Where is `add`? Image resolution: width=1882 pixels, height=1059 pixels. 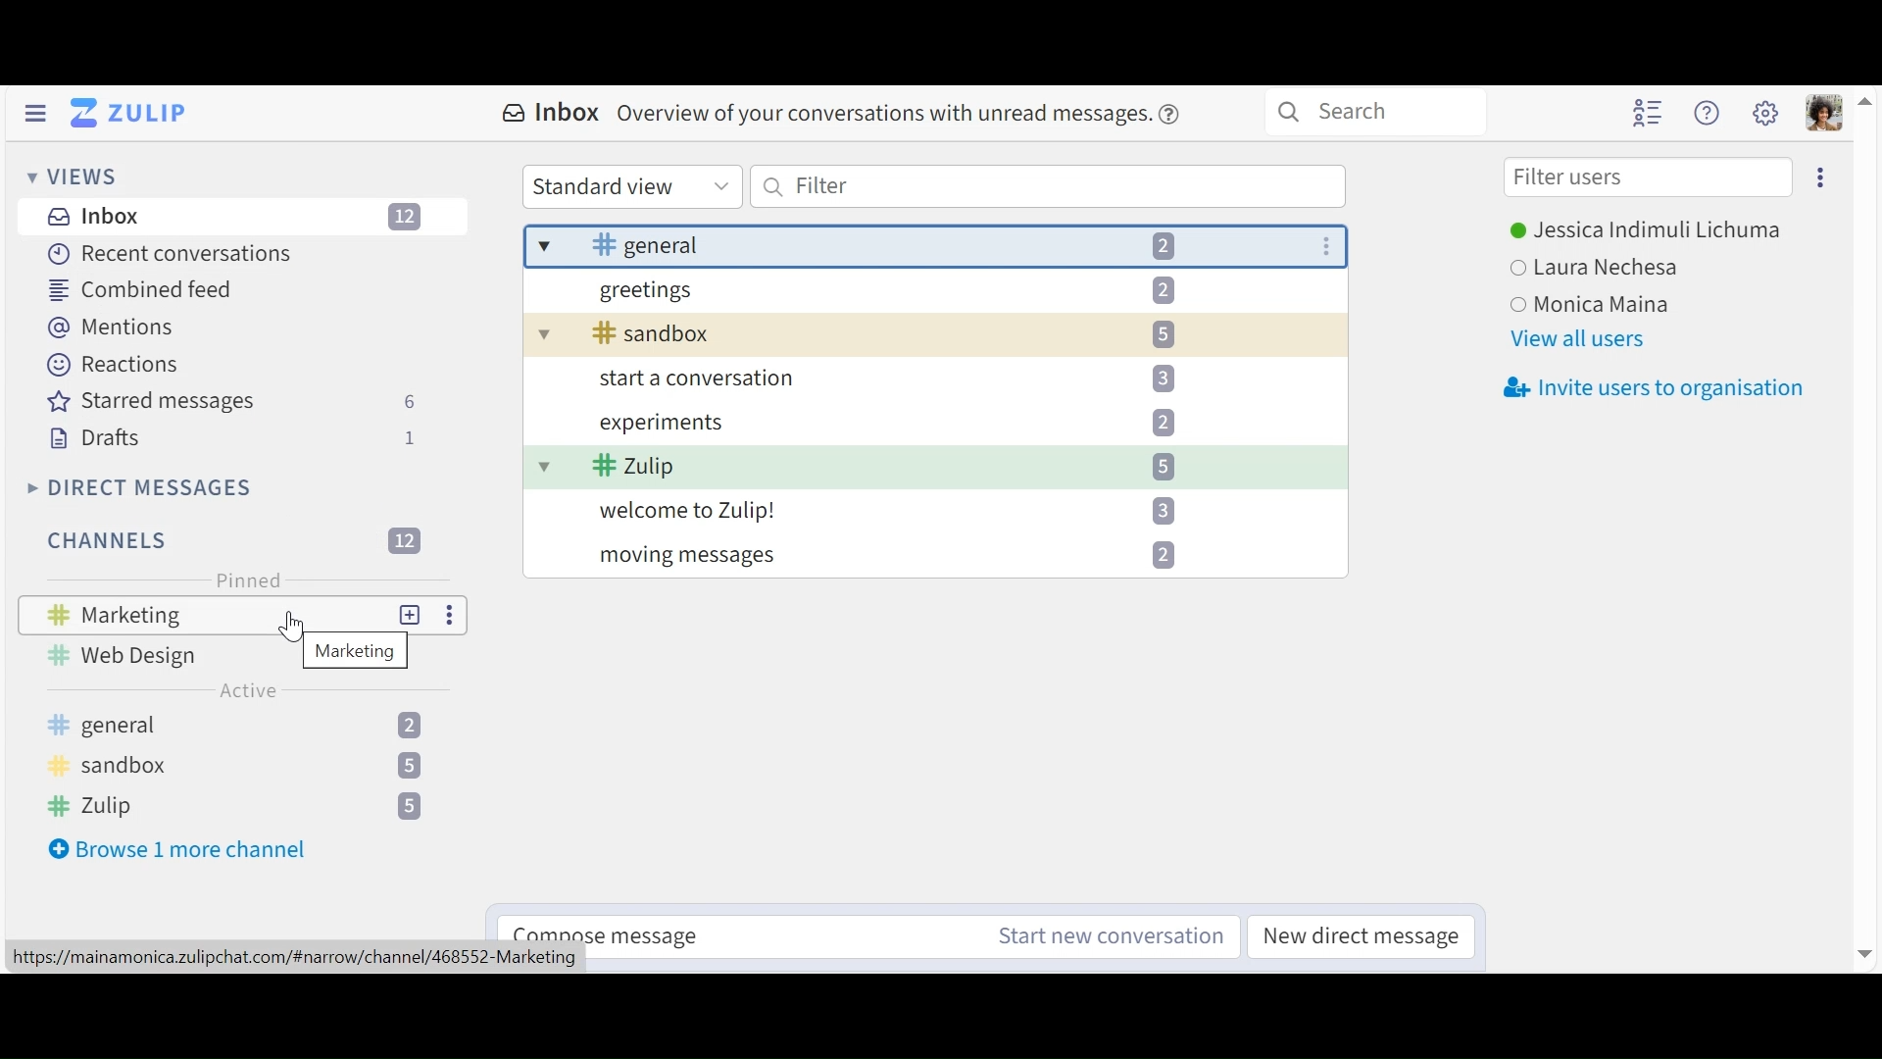
add is located at coordinates (409, 615).